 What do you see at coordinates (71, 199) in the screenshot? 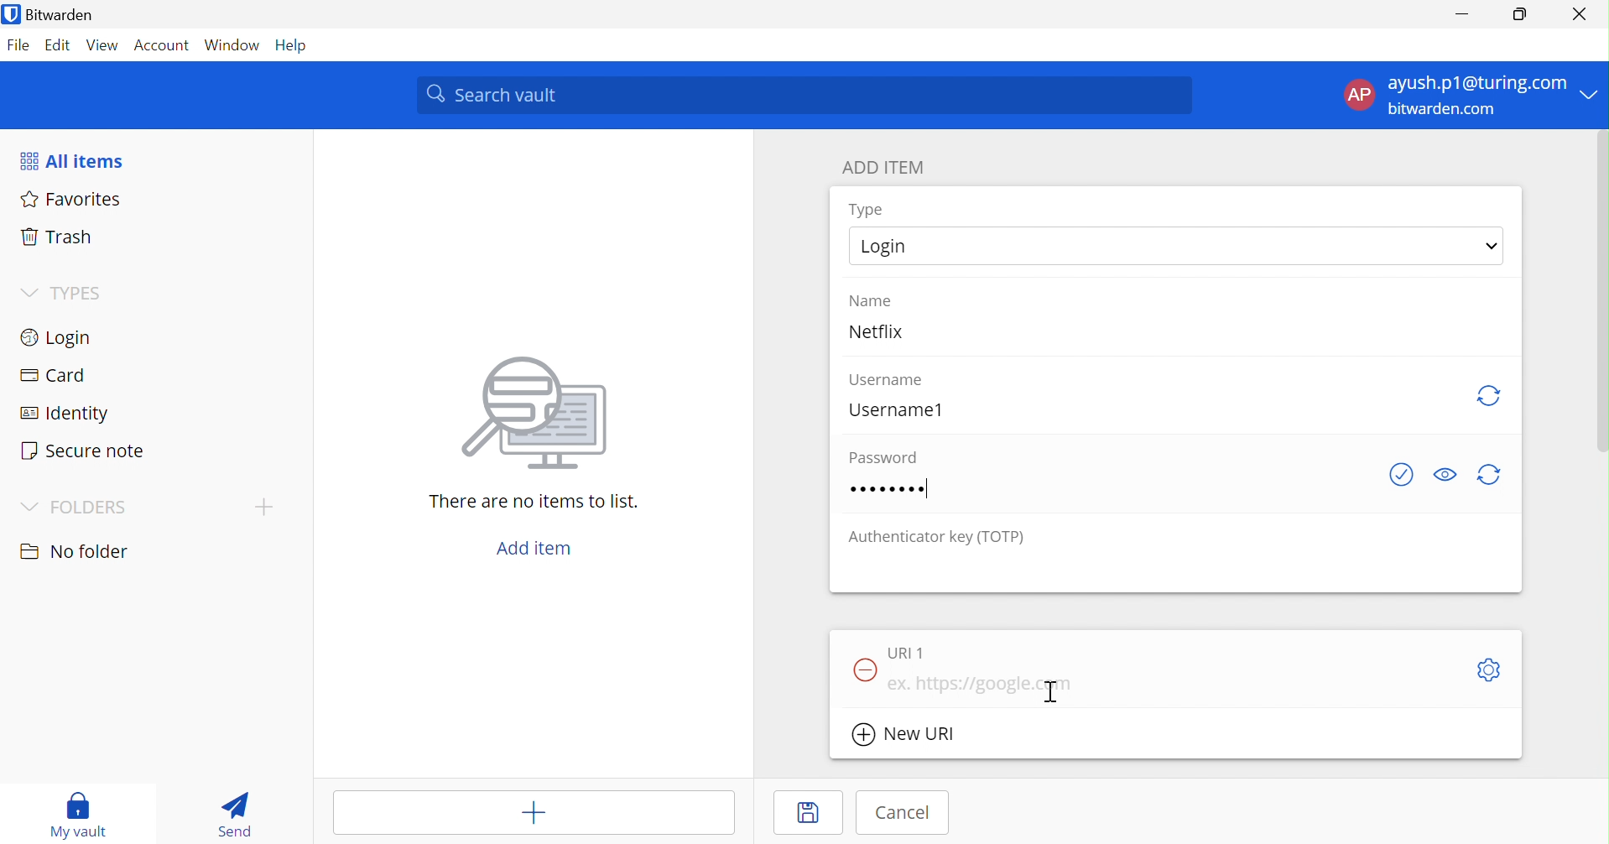
I see `Favorites` at bounding box center [71, 199].